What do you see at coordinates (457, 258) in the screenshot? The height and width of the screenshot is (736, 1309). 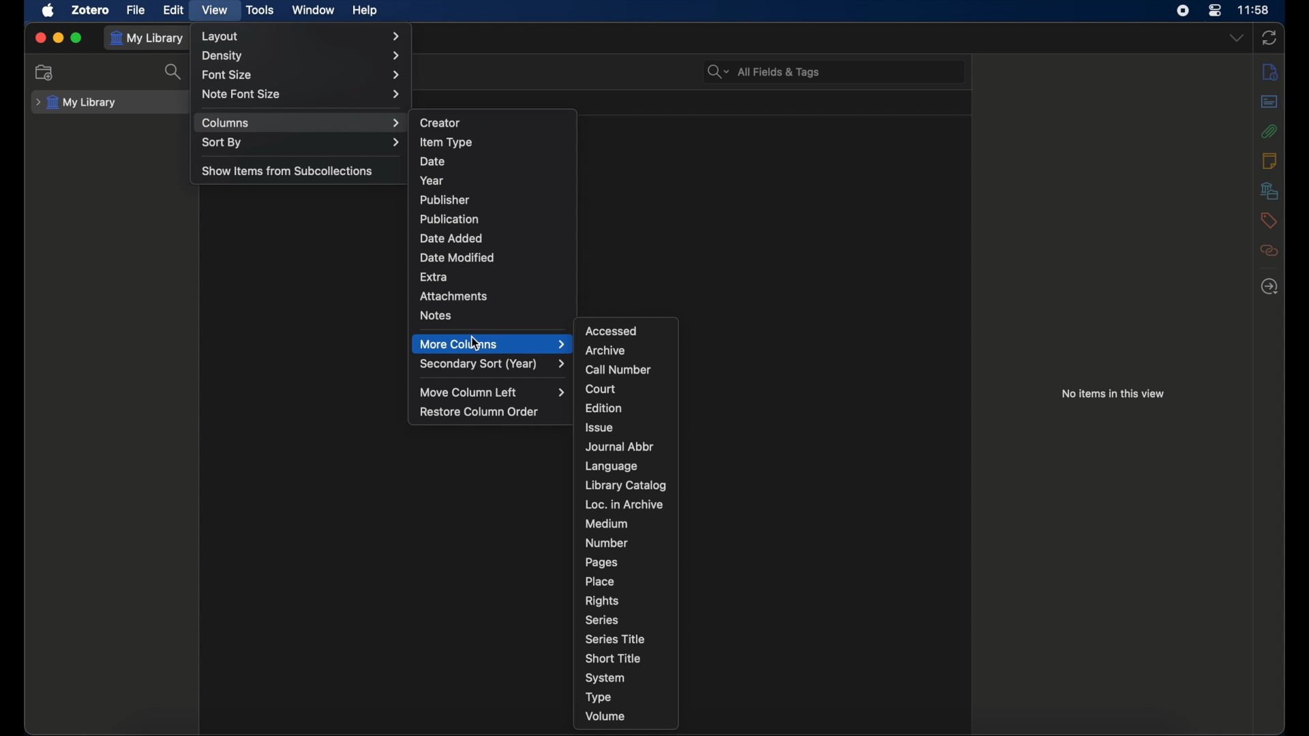 I see `date modified` at bounding box center [457, 258].